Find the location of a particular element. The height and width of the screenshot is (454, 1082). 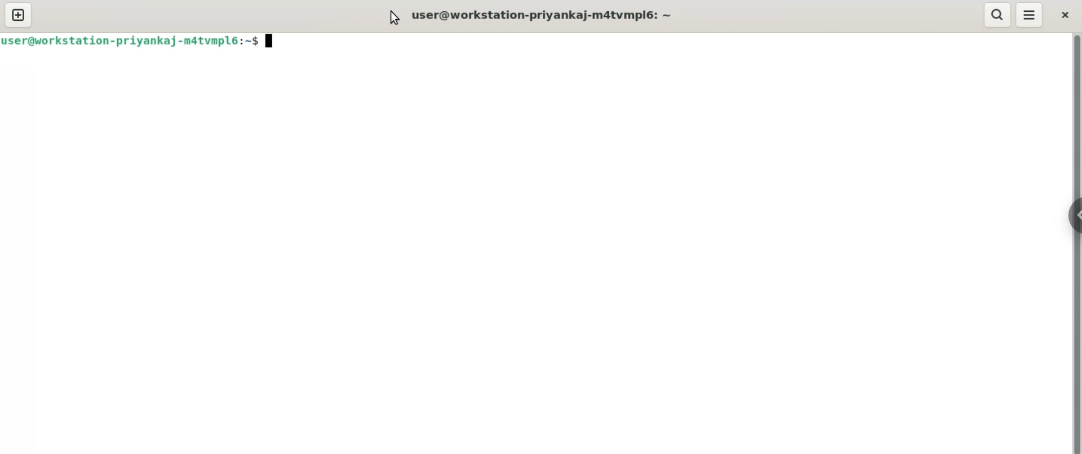

verical scroll bar is located at coordinates (1075, 242).